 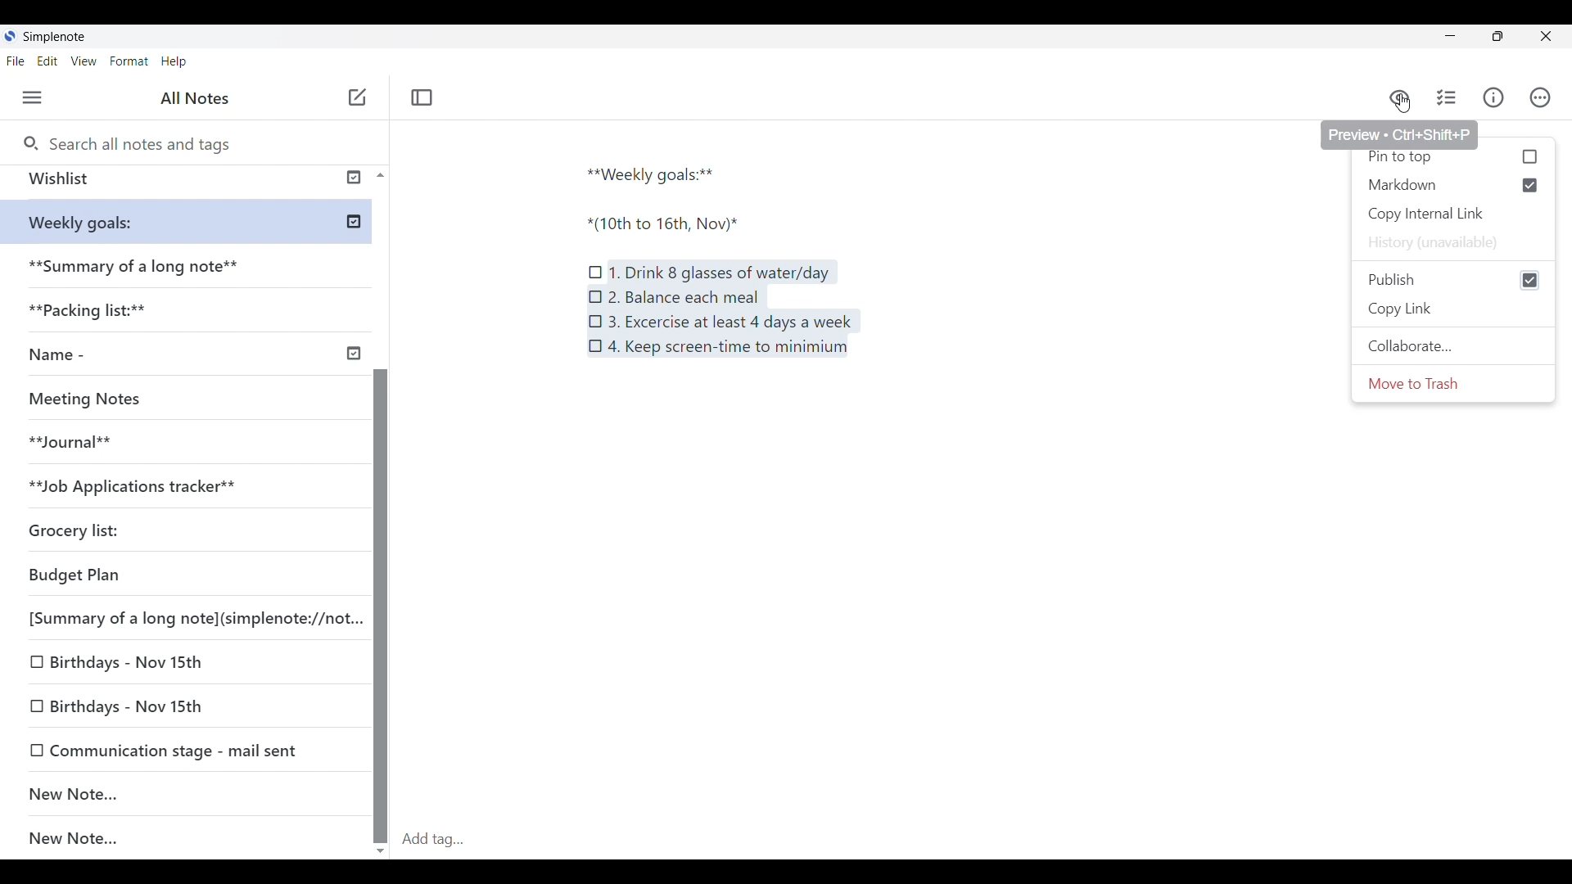 What do you see at coordinates (52, 62) in the screenshot?
I see `Edit` at bounding box center [52, 62].